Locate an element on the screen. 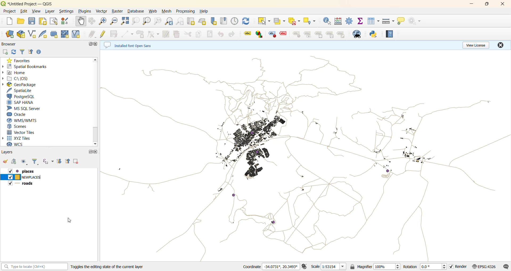  processing is located at coordinates (186, 10).